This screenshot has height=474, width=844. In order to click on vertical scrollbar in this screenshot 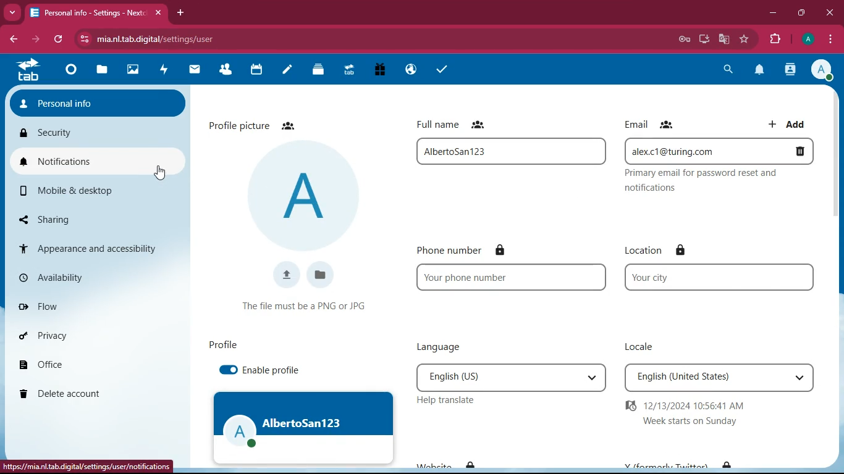, I will do `click(837, 195)`.